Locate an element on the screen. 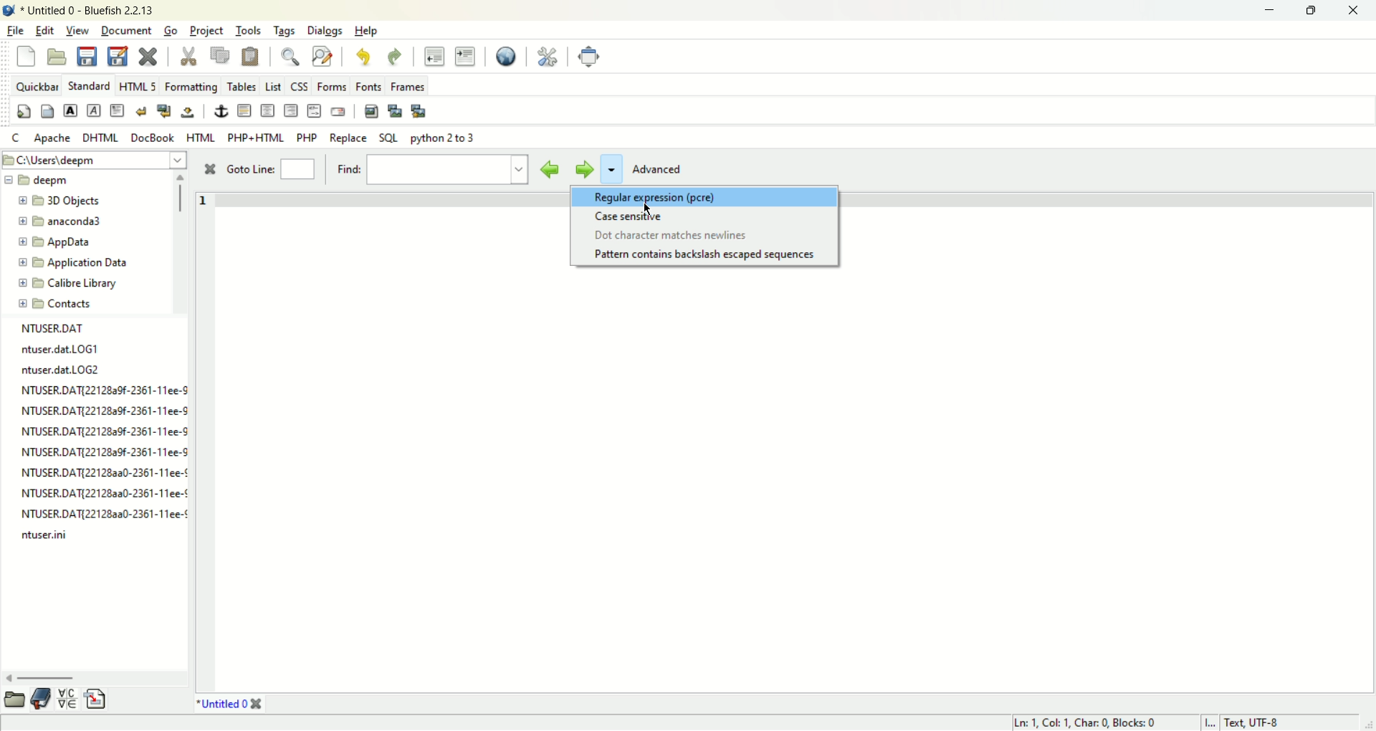 The image size is (1376, 731). goto line is located at coordinates (269, 171).